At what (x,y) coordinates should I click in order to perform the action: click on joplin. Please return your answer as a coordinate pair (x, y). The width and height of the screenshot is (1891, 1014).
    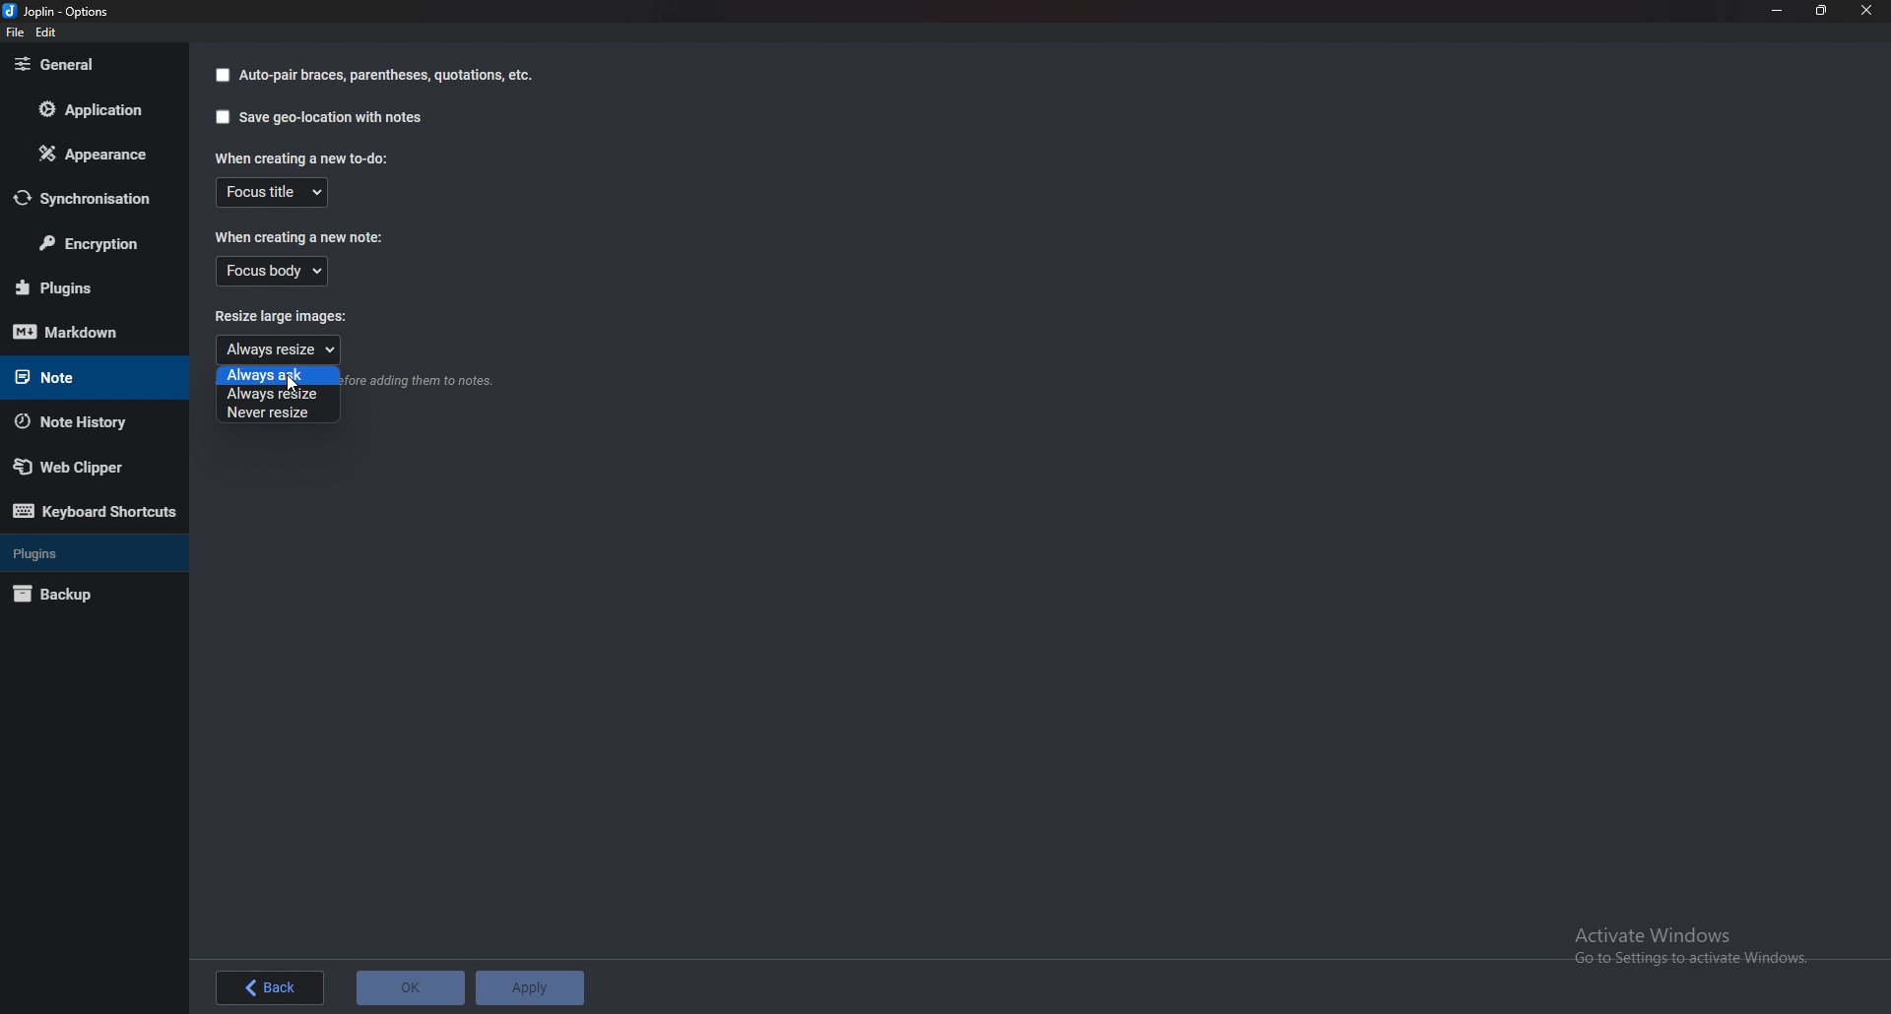
    Looking at the image, I should click on (60, 11).